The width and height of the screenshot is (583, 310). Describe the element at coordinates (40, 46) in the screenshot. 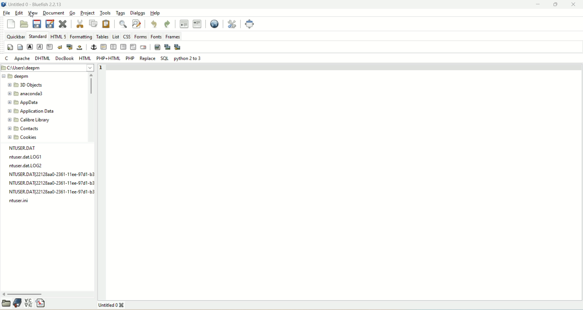

I see `emphasize` at that location.